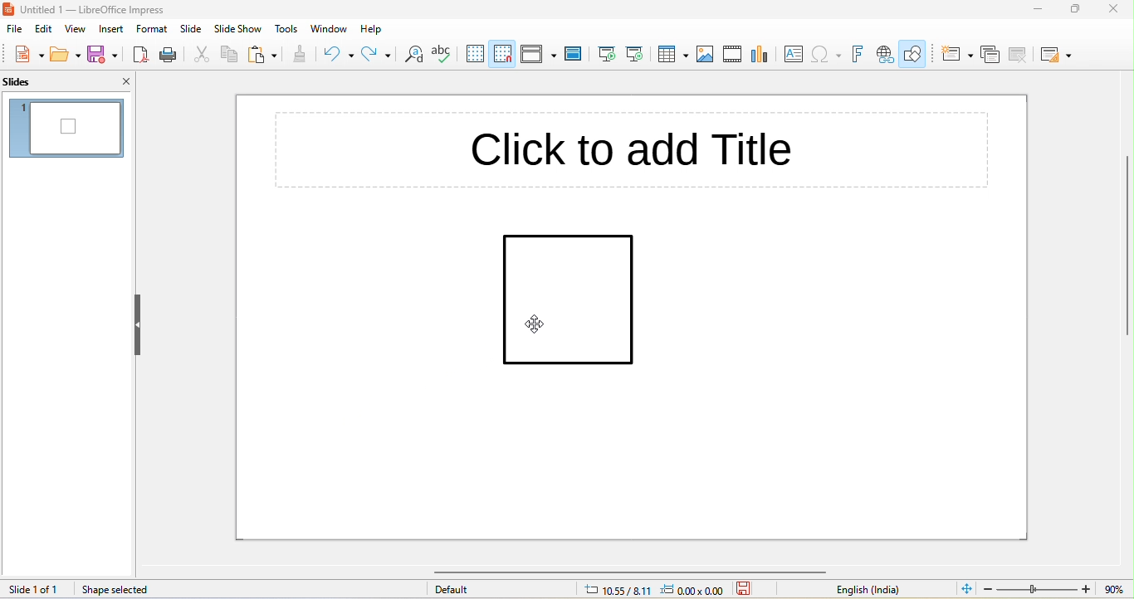 The width and height of the screenshot is (1134, 599). Describe the element at coordinates (656, 591) in the screenshot. I see `cursor position ` at that location.